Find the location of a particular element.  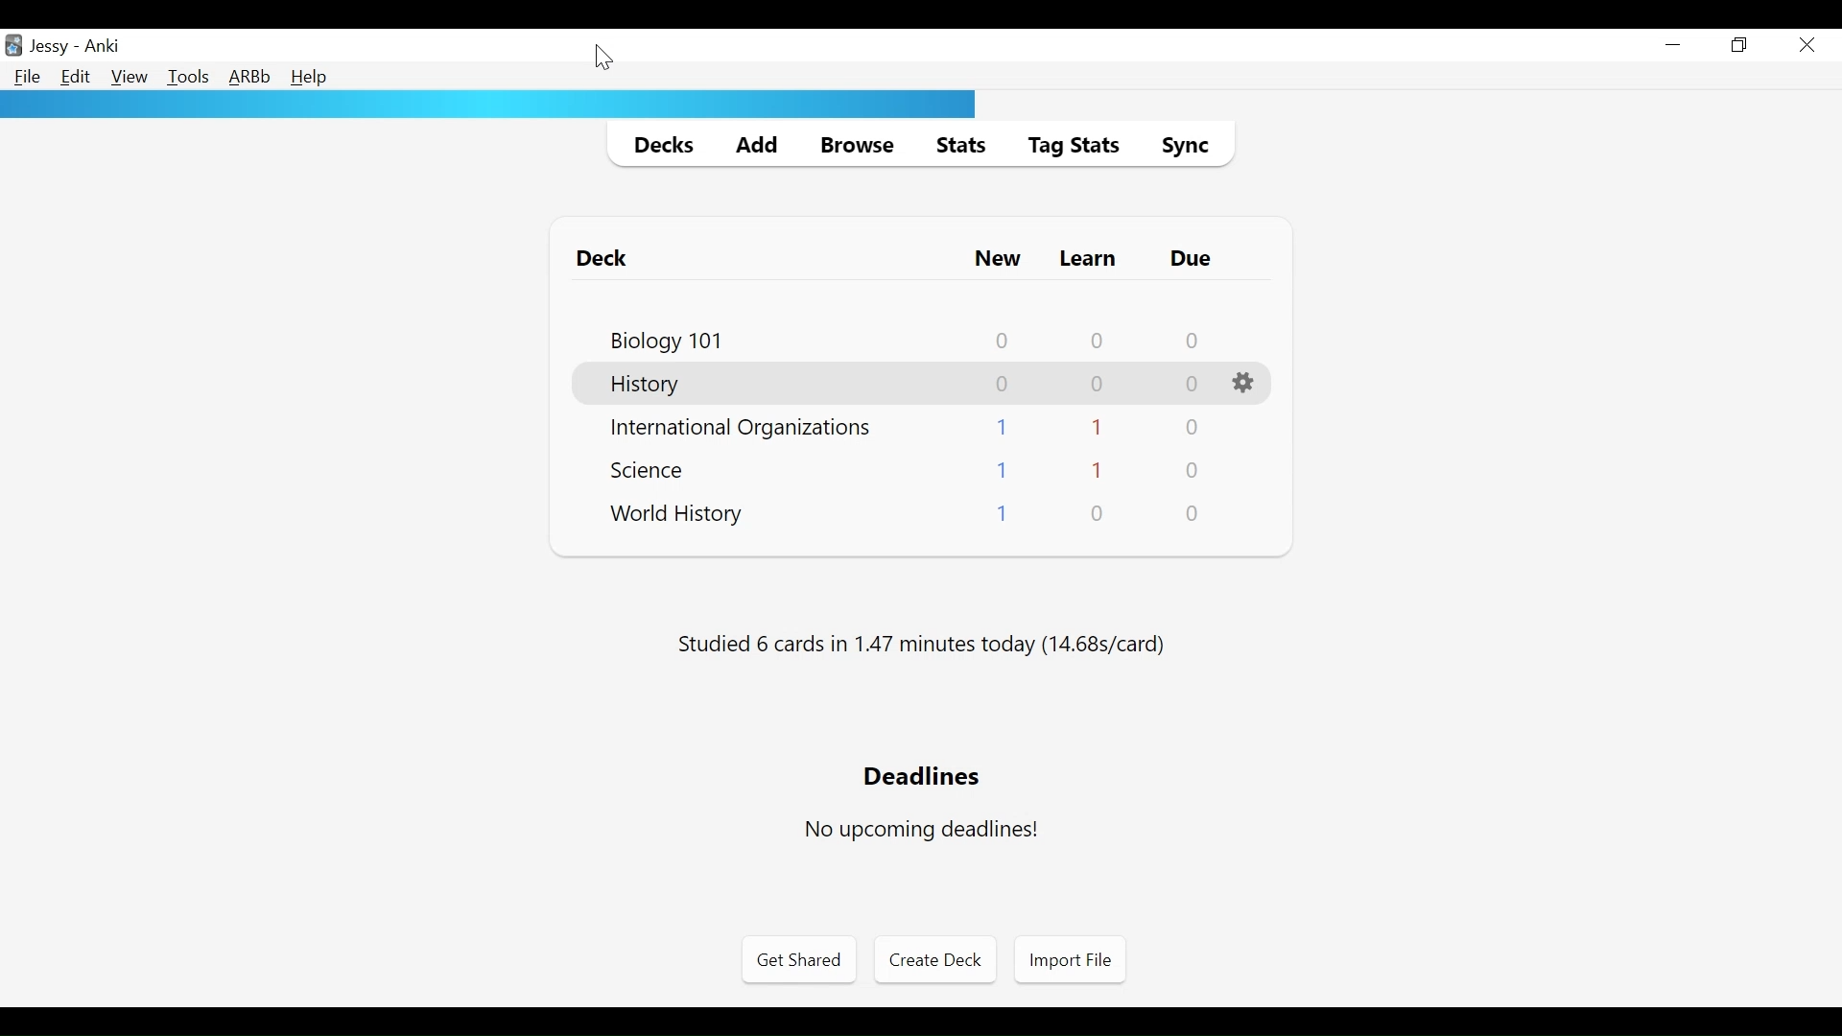

Edit is located at coordinates (77, 79).